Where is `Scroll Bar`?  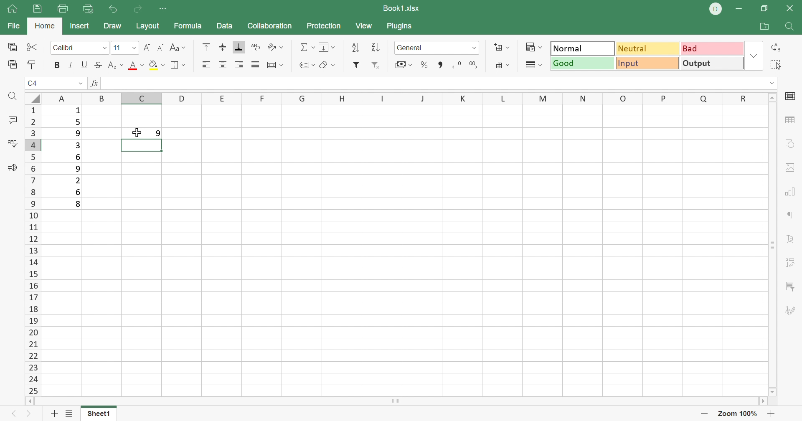
Scroll Bar is located at coordinates (396, 402).